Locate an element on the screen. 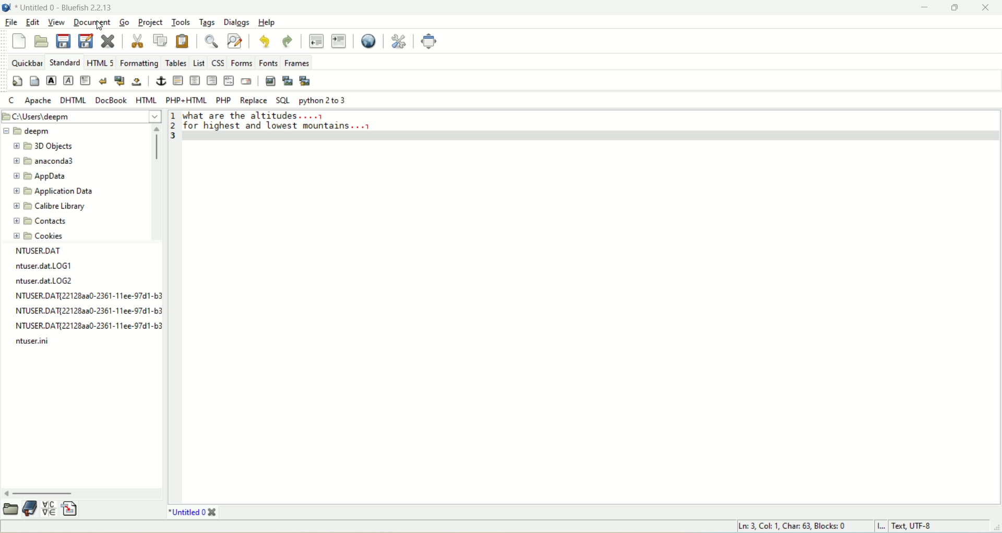  ln, col, char, blocks is located at coordinates (793, 526).